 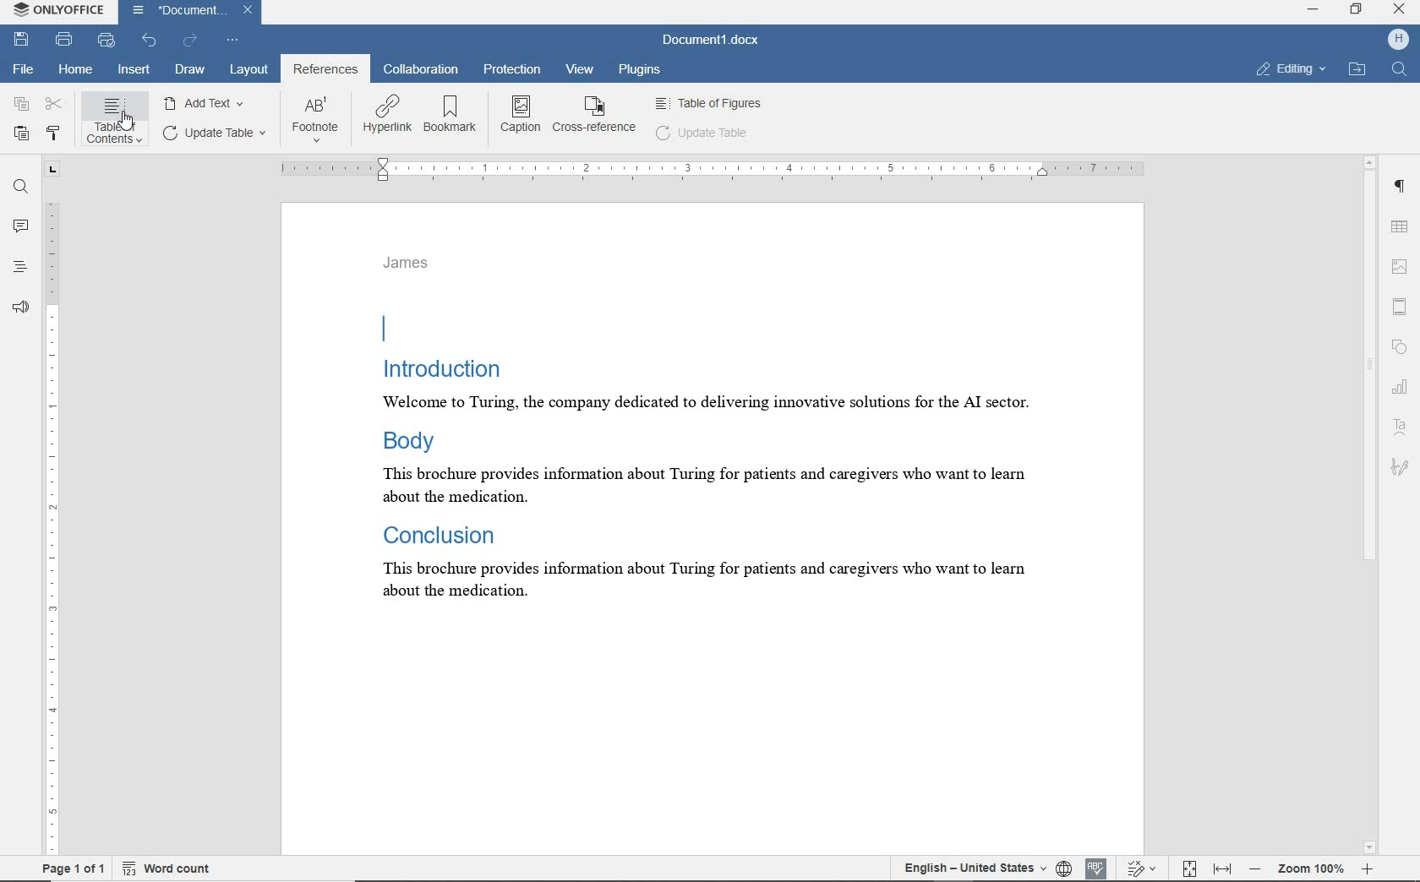 What do you see at coordinates (709, 104) in the screenshot?
I see `table of figures` at bounding box center [709, 104].